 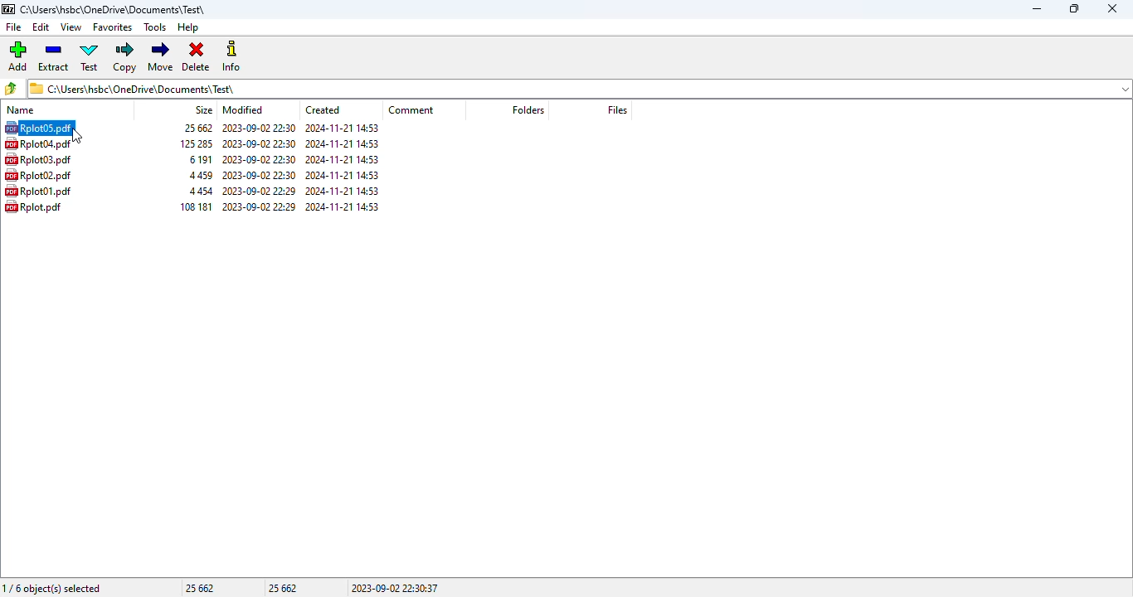 What do you see at coordinates (38, 175) in the screenshot?
I see `rplot02` at bounding box center [38, 175].